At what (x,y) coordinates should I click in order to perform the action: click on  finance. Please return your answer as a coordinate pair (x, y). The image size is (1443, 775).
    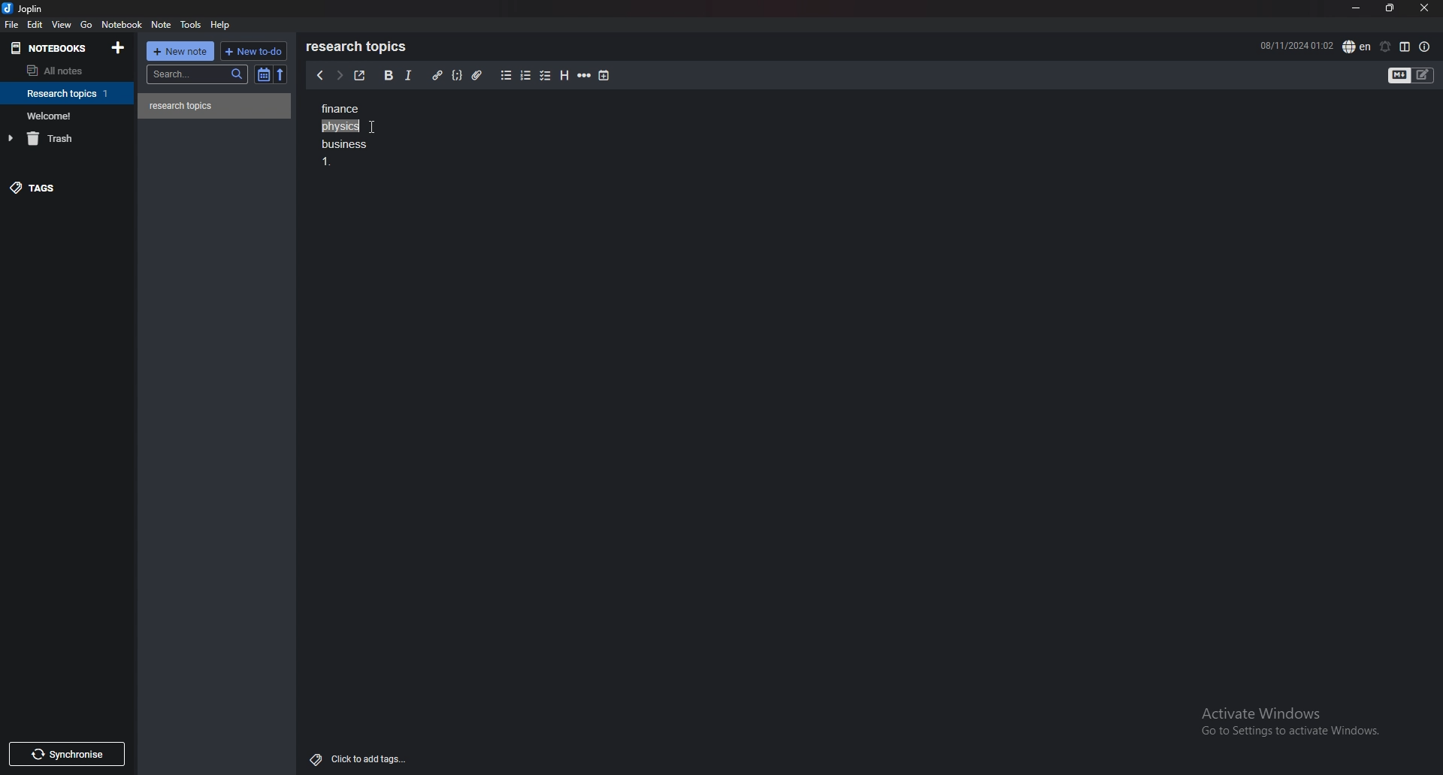
    Looking at the image, I should click on (358, 104).